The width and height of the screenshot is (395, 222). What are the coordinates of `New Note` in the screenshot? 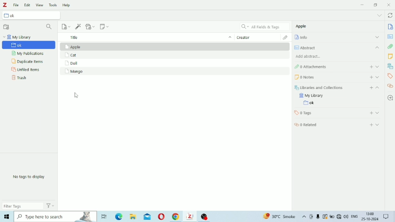 It's located at (105, 26).